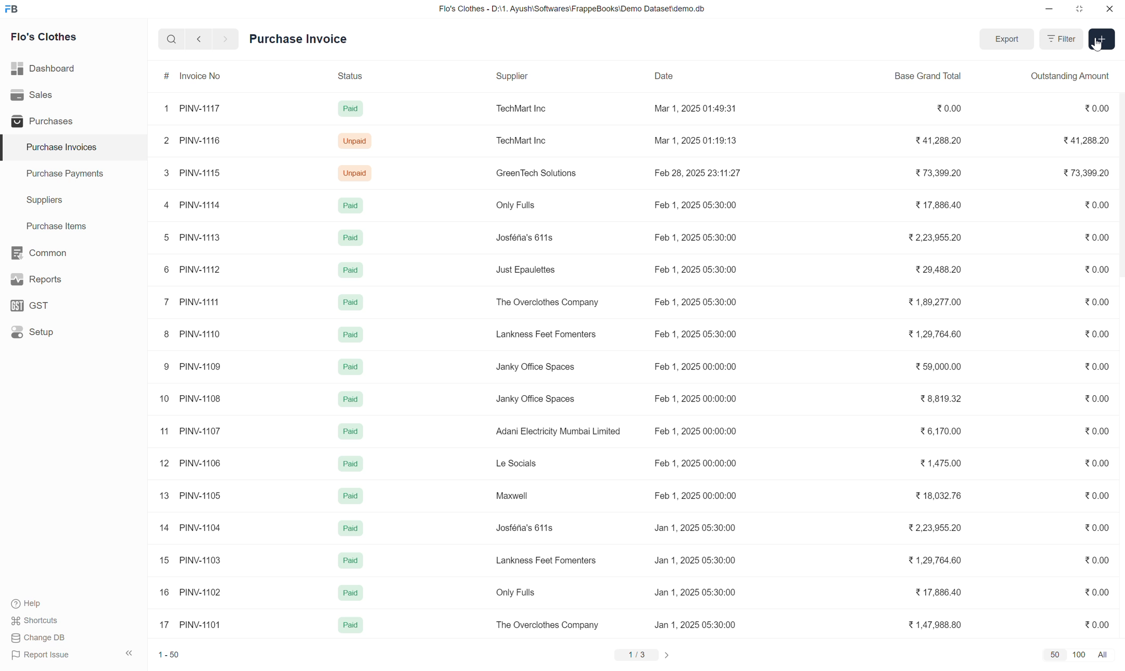 The width and height of the screenshot is (1125, 671). I want to click on All, so click(1104, 655).